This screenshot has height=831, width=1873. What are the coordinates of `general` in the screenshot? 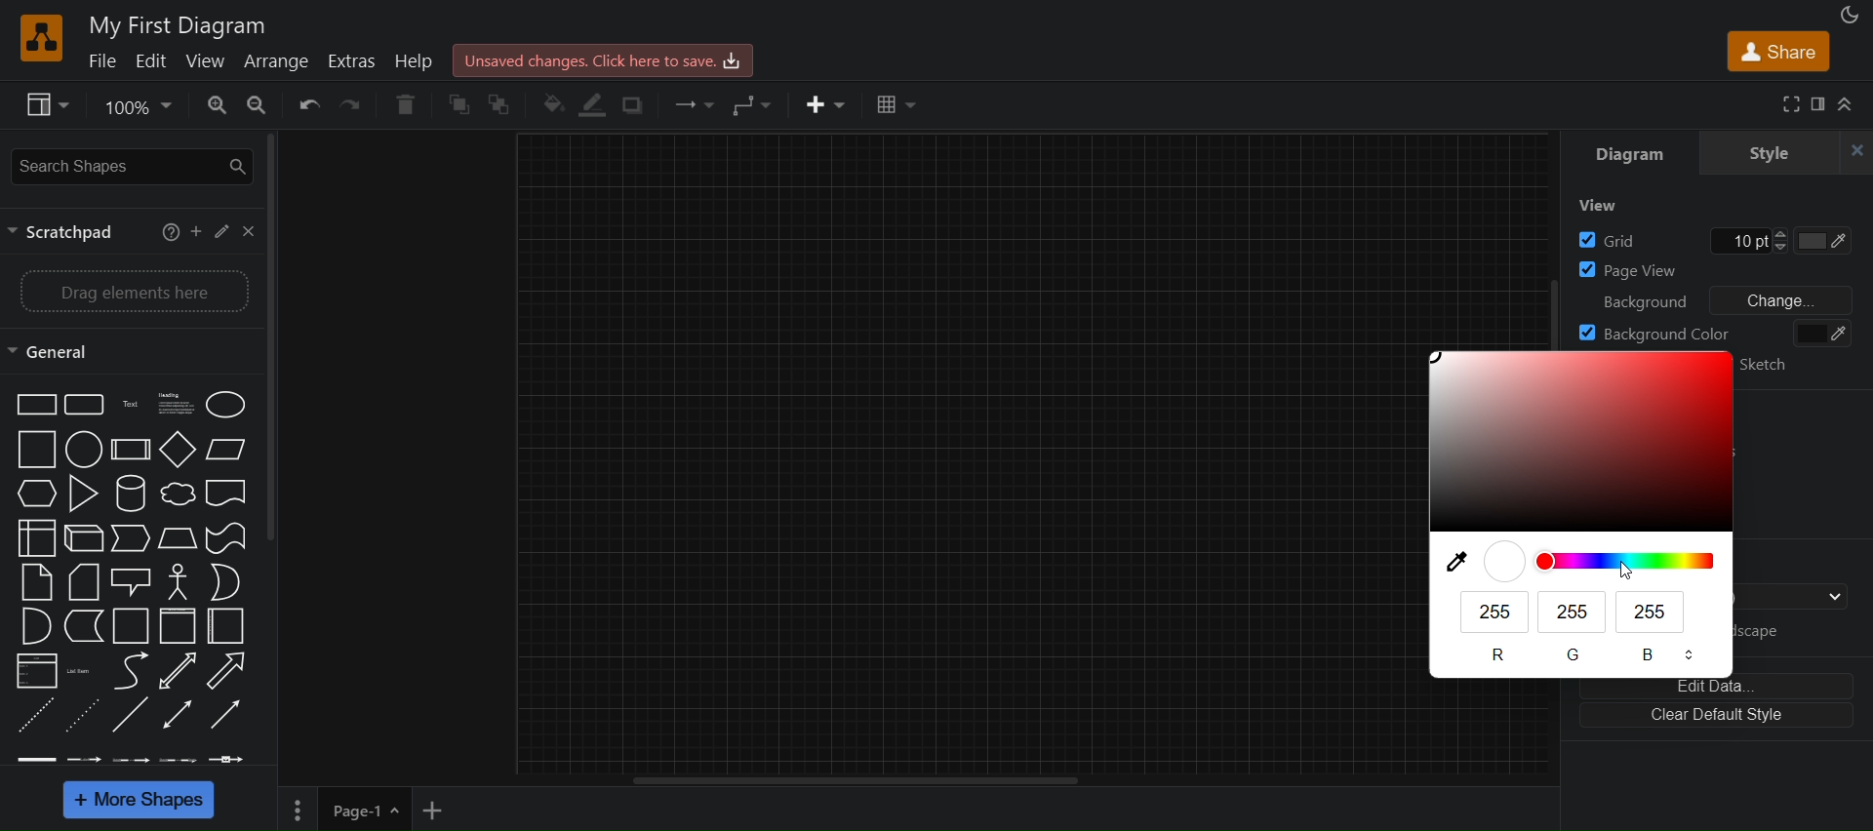 It's located at (56, 351).